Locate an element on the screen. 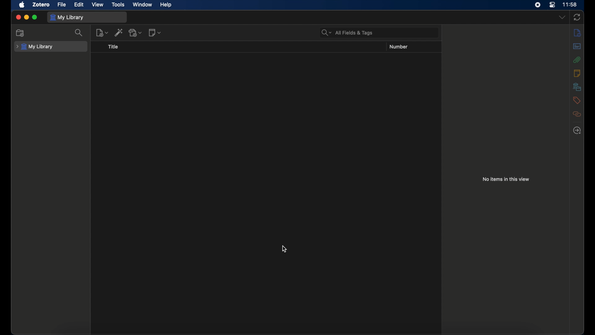 This screenshot has width=595, height=335. edit is located at coordinates (80, 4).